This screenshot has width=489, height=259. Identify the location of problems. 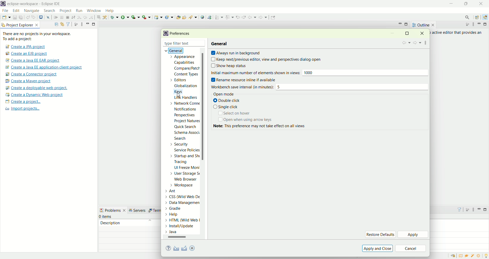
(113, 210).